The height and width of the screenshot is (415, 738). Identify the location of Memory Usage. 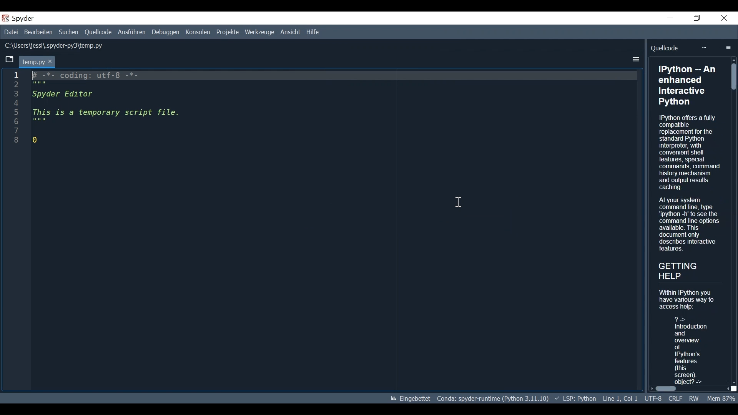
(720, 398).